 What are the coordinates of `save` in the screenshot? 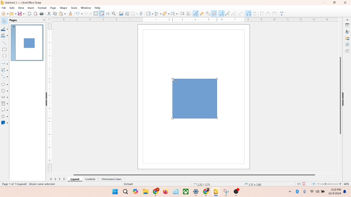 It's located at (22, 13).